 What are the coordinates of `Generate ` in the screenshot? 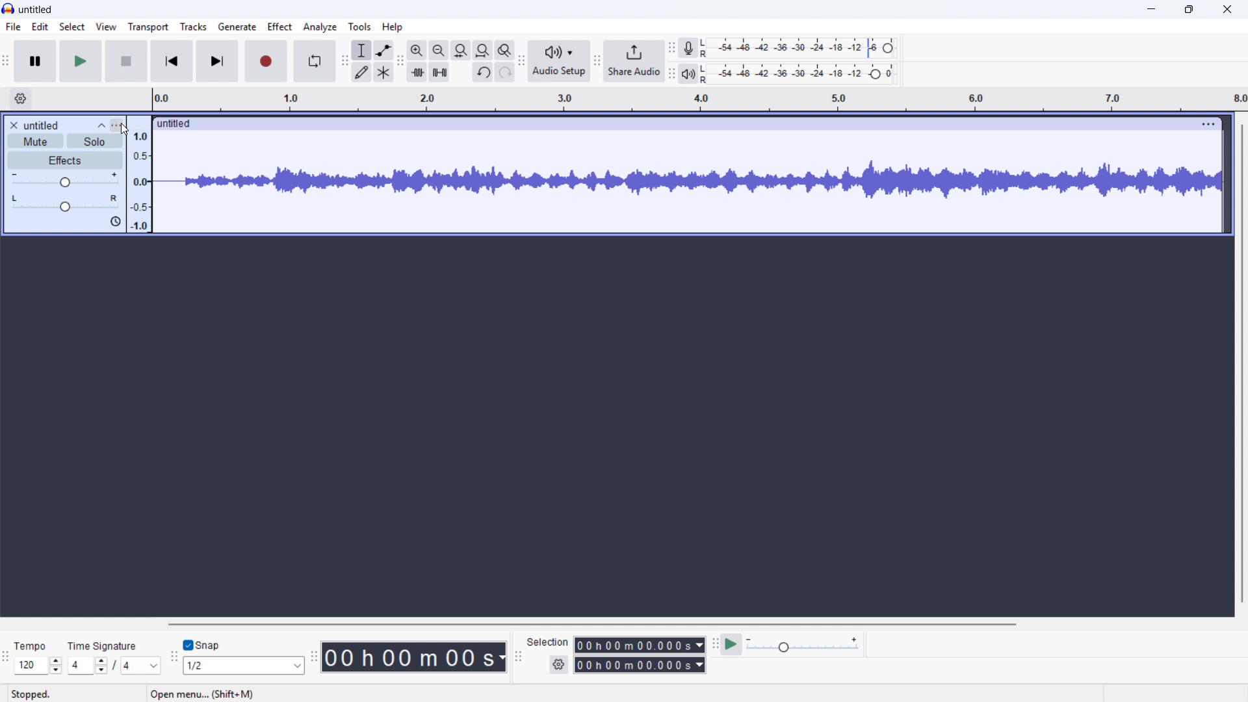 It's located at (237, 27).